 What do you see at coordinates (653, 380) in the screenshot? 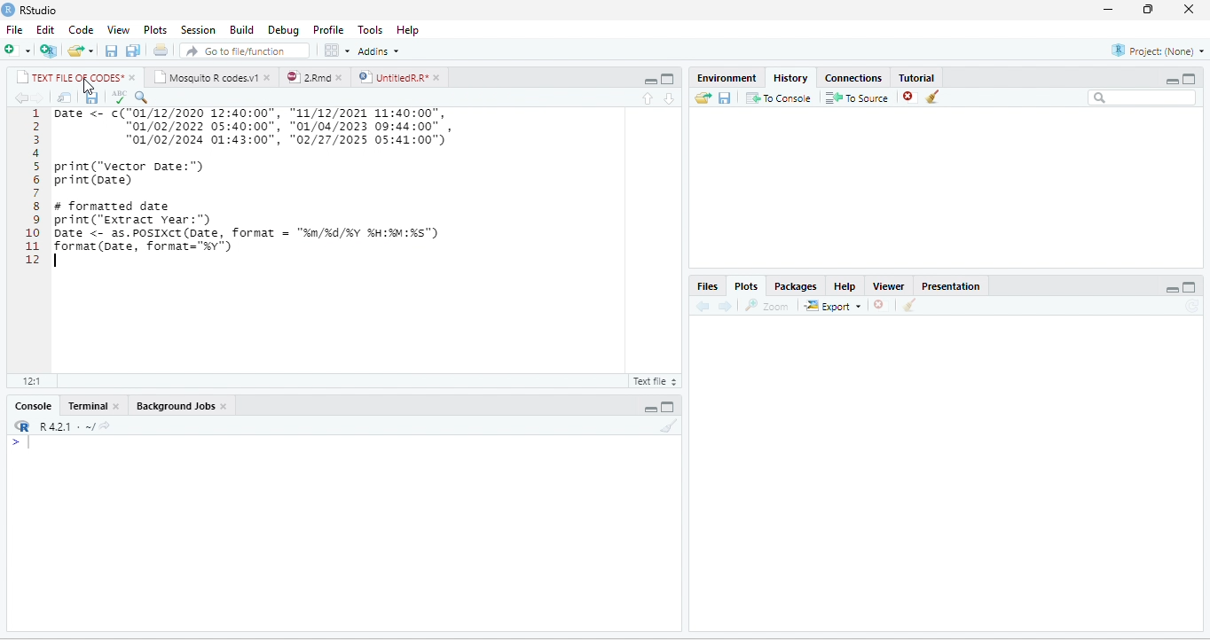
I see `R Script` at bounding box center [653, 380].